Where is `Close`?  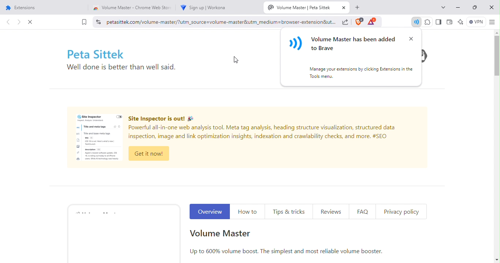 Close is located at coordinates (411, 38).